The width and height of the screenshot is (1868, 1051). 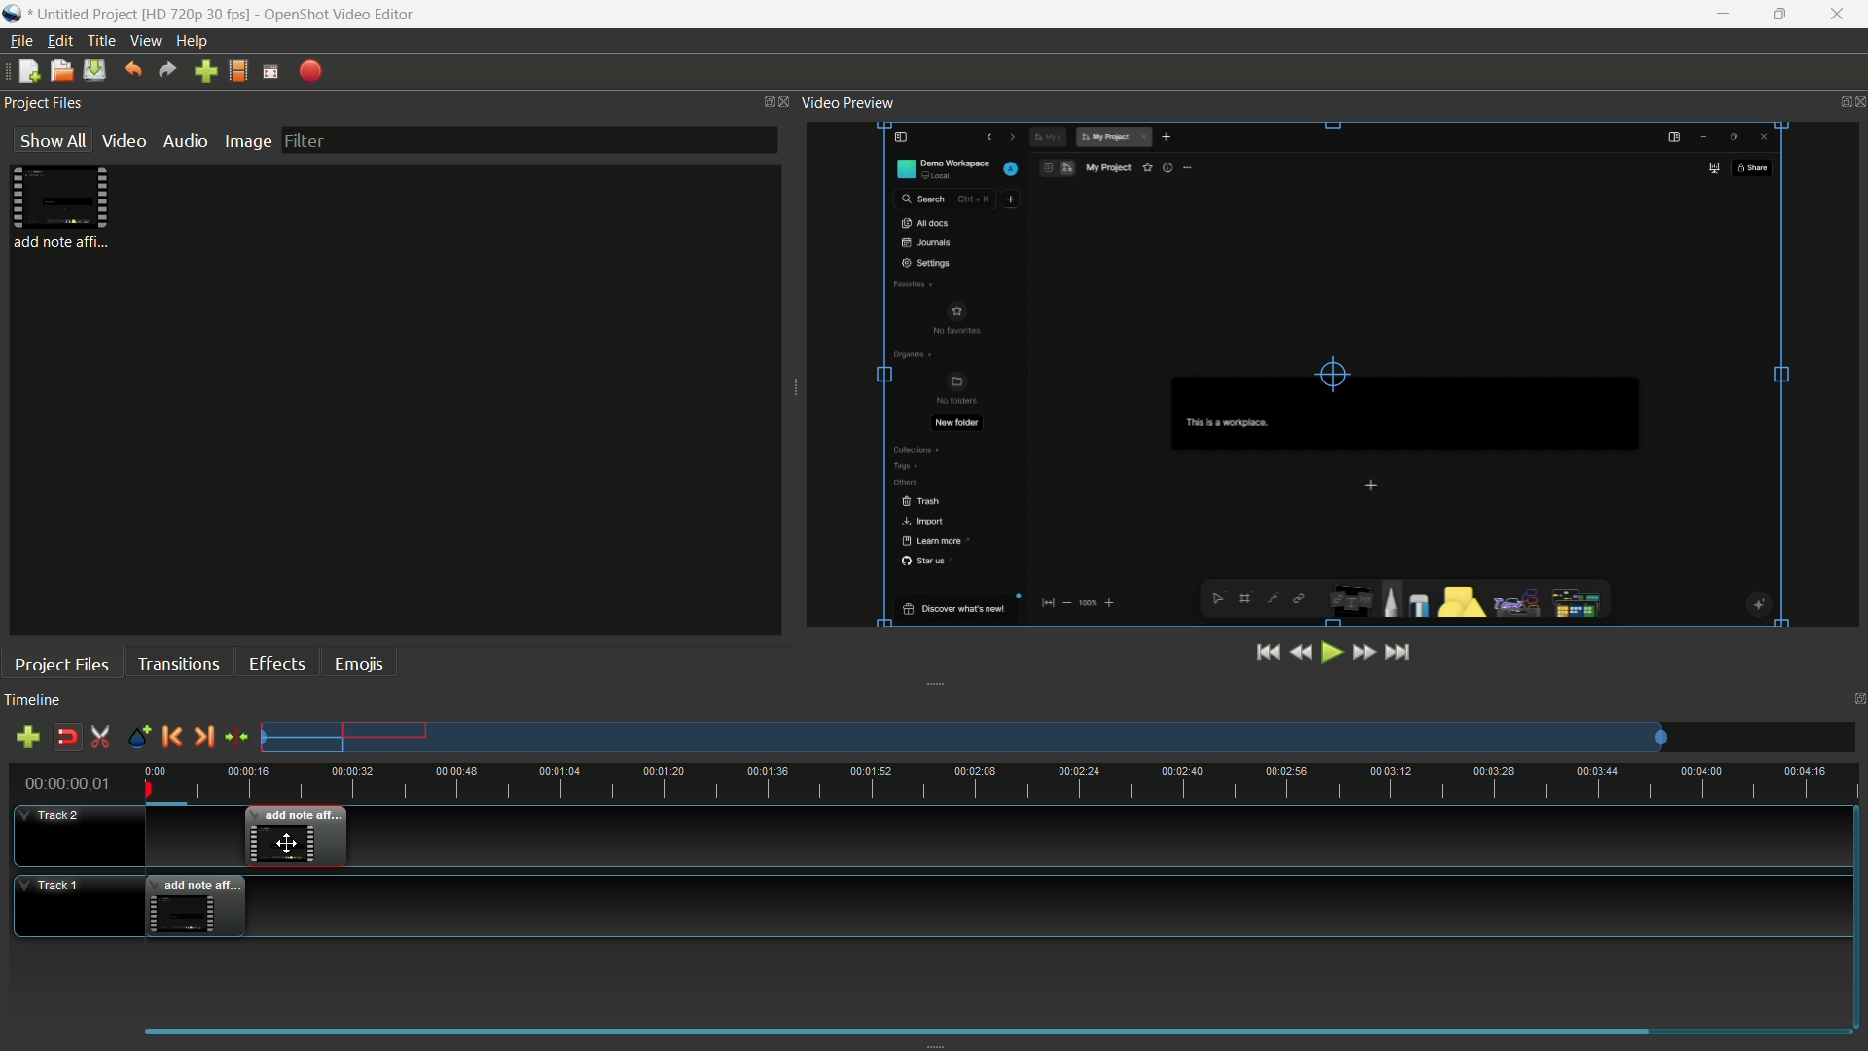 What do you see at coordinates (183, 141) in the screenshot?
I see `audio` at bounding box center [183, 141].